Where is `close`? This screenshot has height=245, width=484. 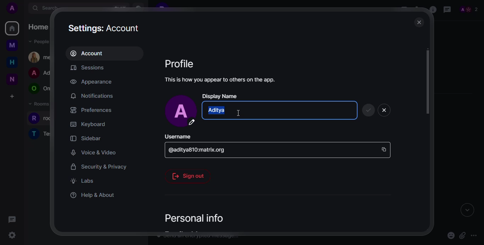
close is located at coordinates (419, 22).